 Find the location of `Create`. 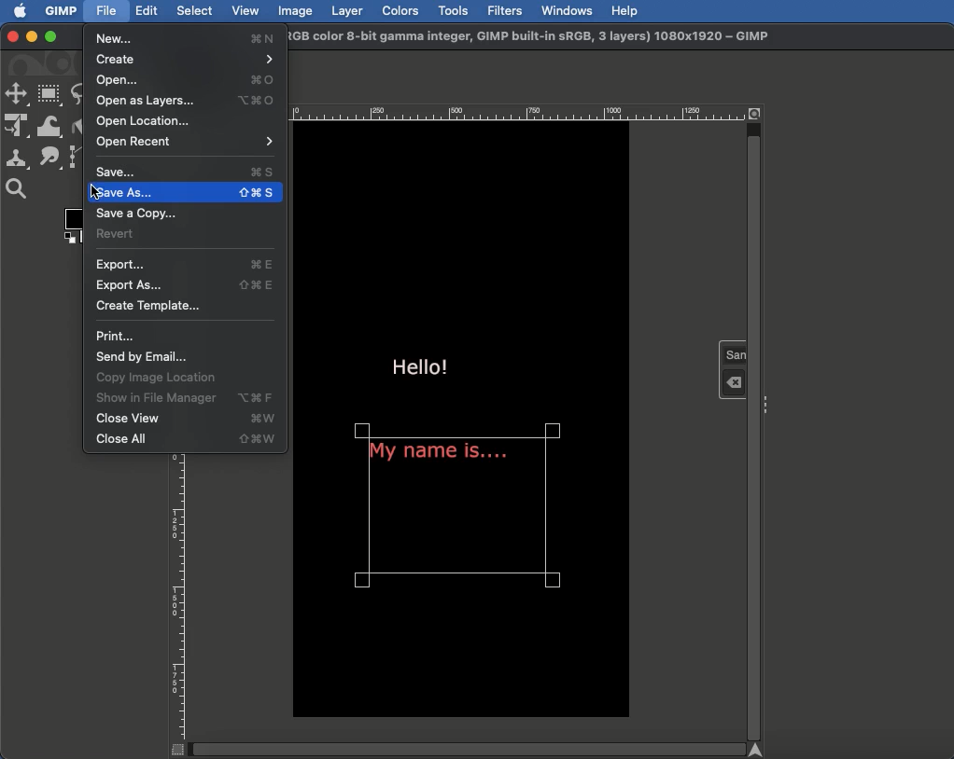

Create is located at coordinates (185, 59).